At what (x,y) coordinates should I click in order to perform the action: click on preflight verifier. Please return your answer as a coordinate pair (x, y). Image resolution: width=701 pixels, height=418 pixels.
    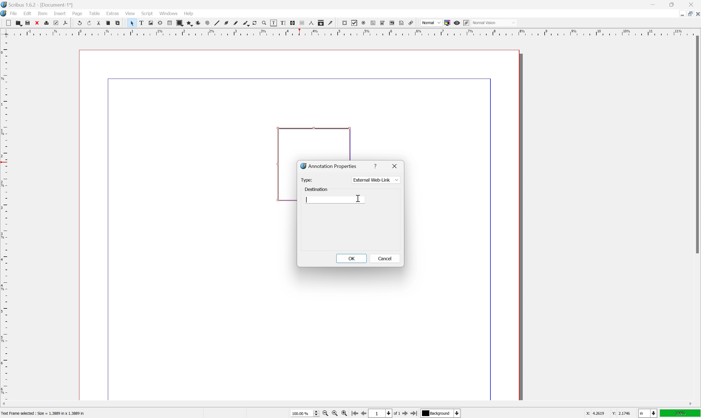
    Looking at the image, I should click on (56, 23).